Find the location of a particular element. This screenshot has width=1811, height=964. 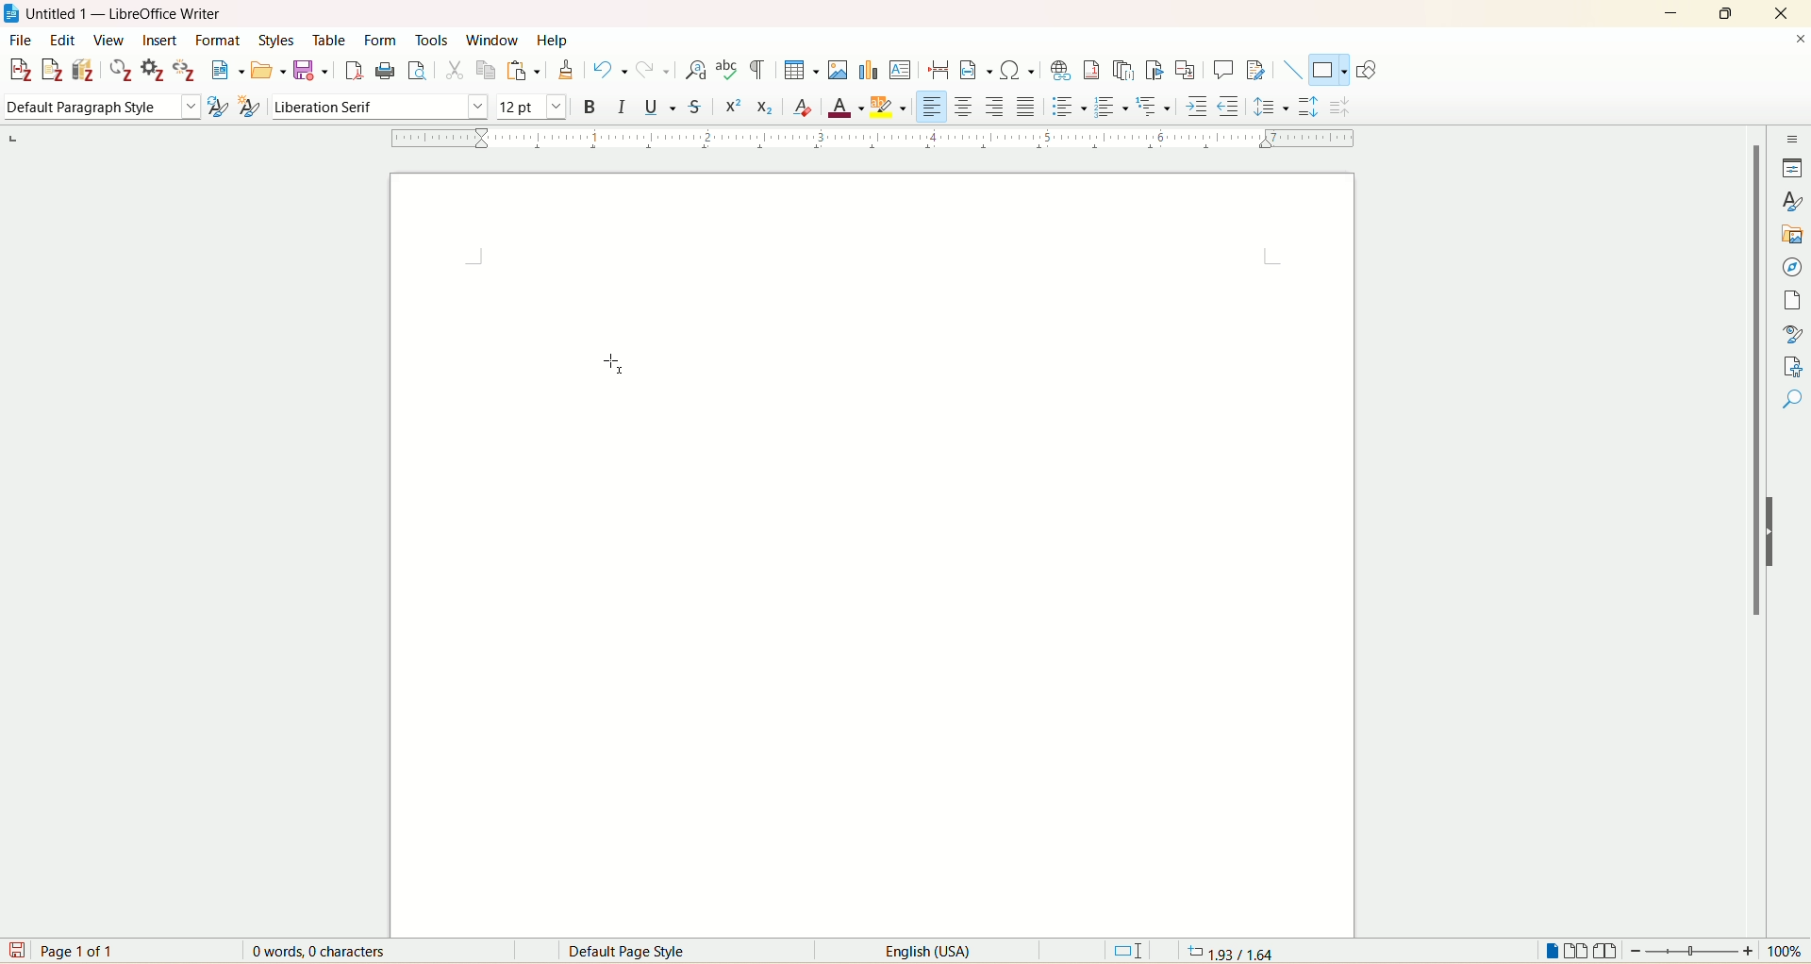

book view is located at coordinates (1605, 951).